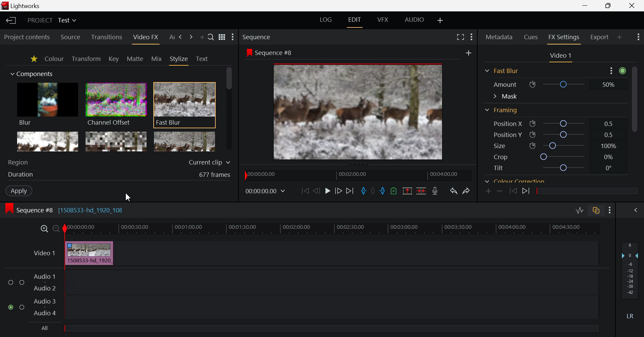  Describe the element at coordinates (179, 37) in the screenshot. I see `Next Panel` at that location.